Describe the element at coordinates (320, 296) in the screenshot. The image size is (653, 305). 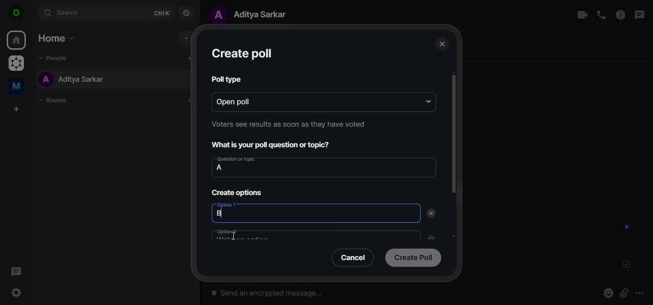
I see `send an encrypted message` at that location.